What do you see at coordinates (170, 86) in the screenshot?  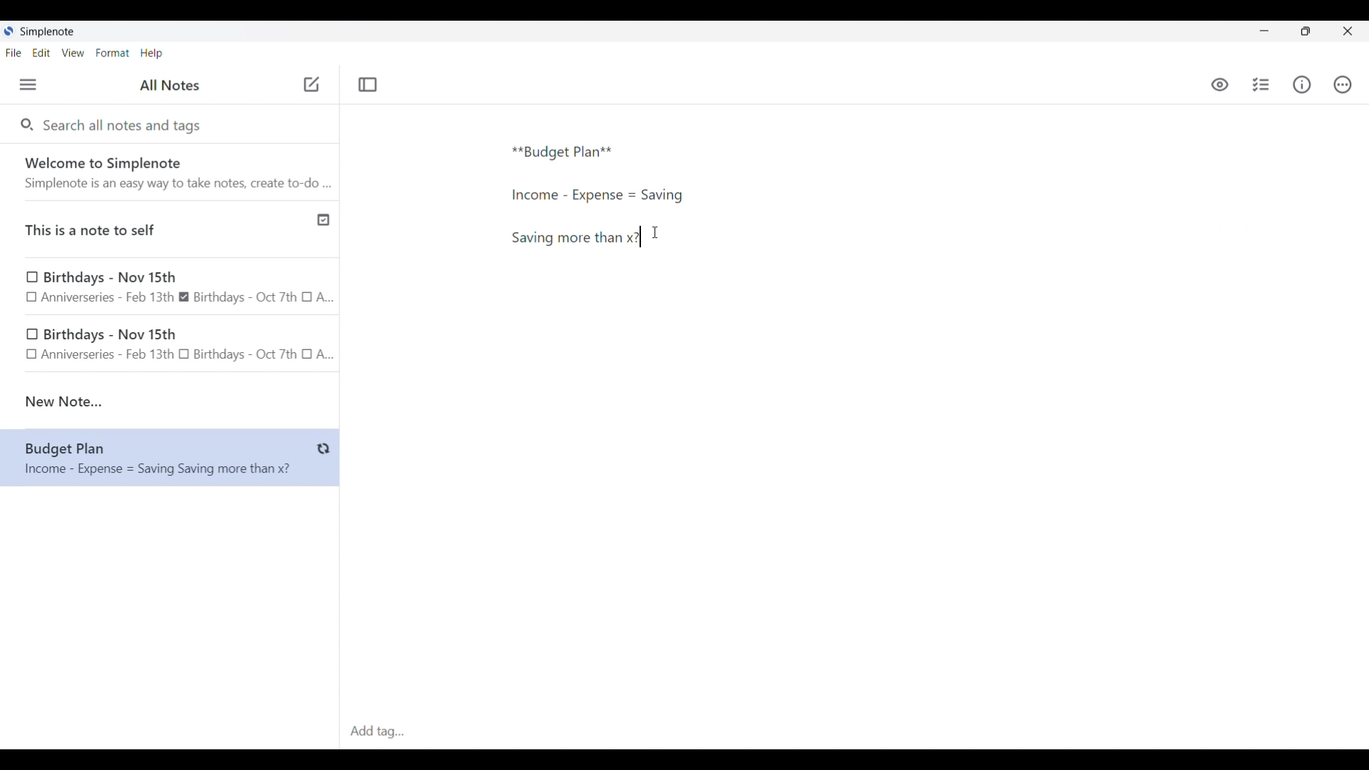 I see `Title of left side panel` at bounding box center [170, 86].